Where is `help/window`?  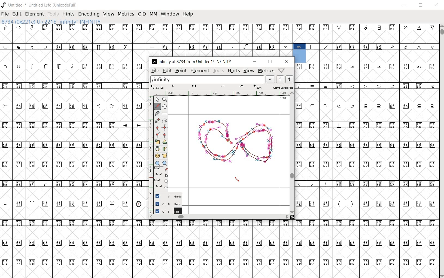
help/window is located at coordinates (282, 70).